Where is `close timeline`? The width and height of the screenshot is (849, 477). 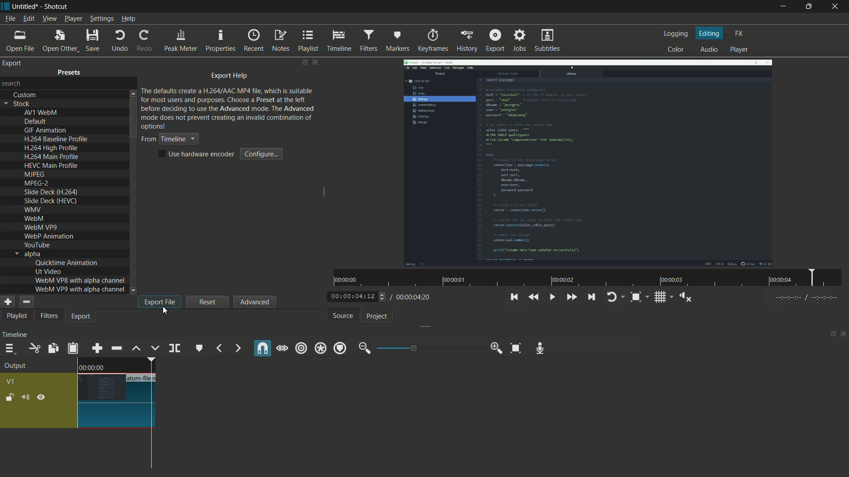 close timeline is located at coordinates (844, 334).